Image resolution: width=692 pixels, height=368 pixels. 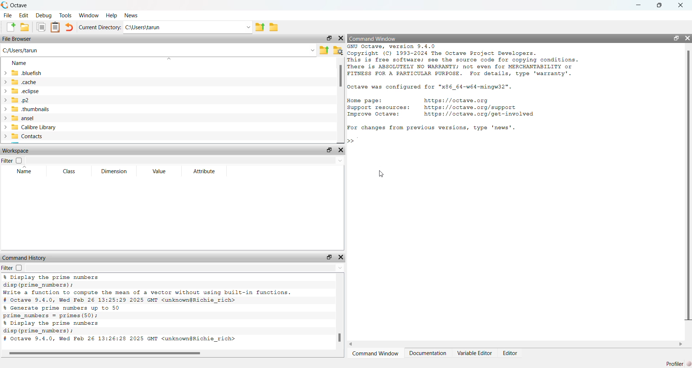 What do you see at coordinates (688, 38) in the screenshot?
I see `close` at bounding box center [688, 38].